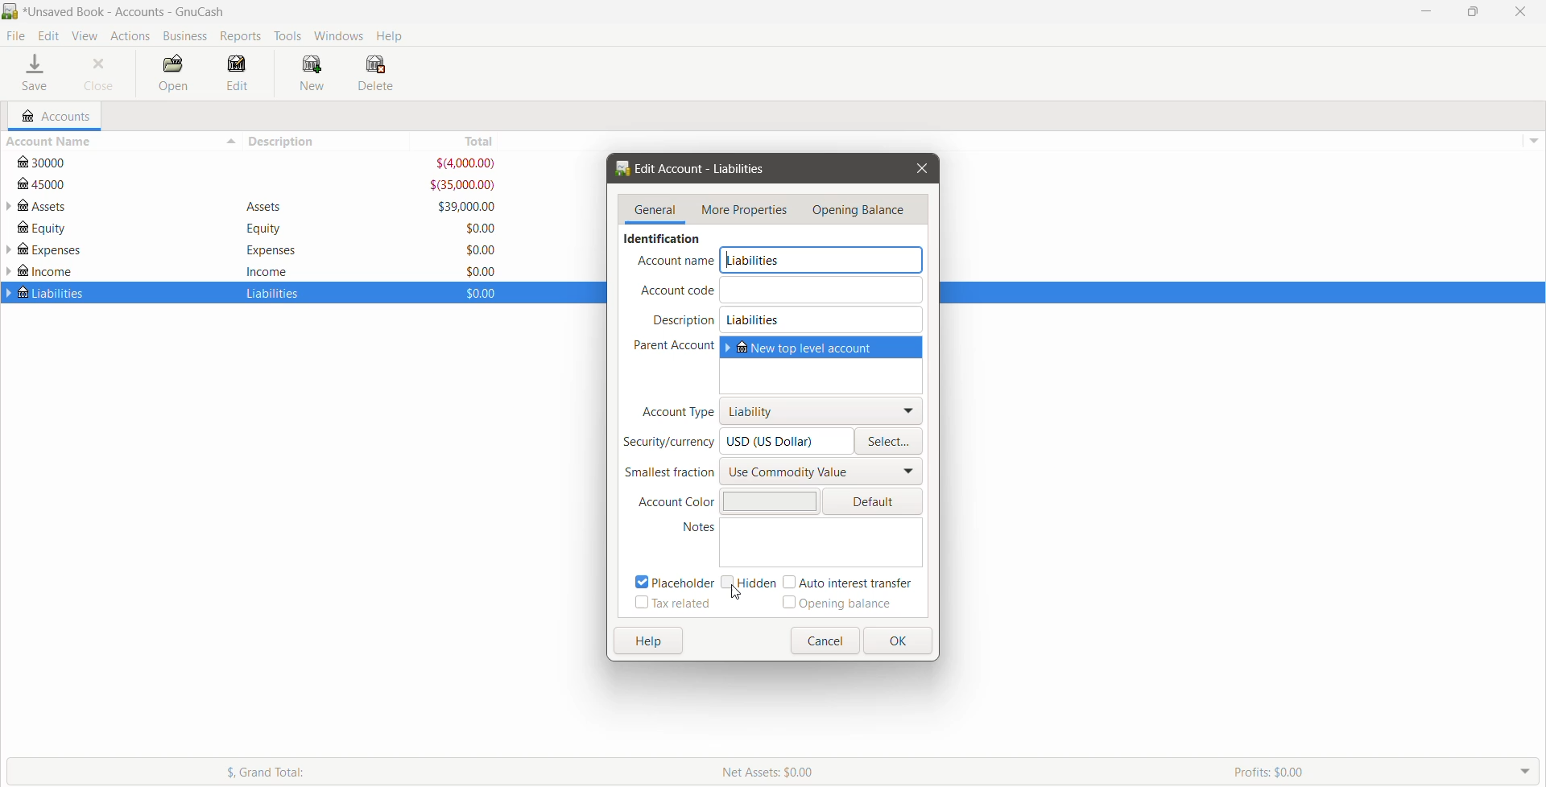 The height and width of the screenshot is (787, 1546). I want to click on Set Account type, so click(822, 410).